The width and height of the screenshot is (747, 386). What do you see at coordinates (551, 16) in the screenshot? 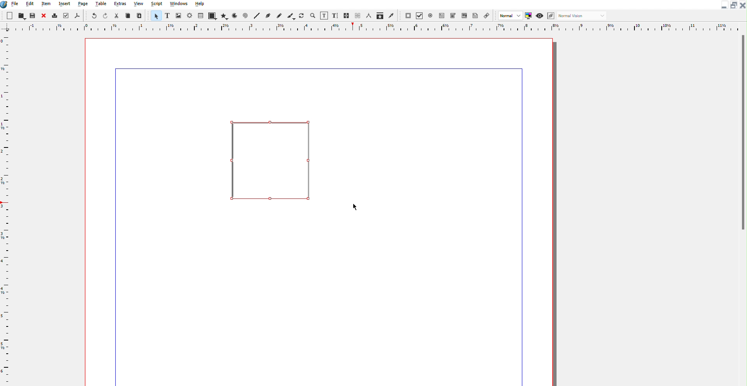
I see `Edit in Preview Mode` at bounding box center [551, 16].